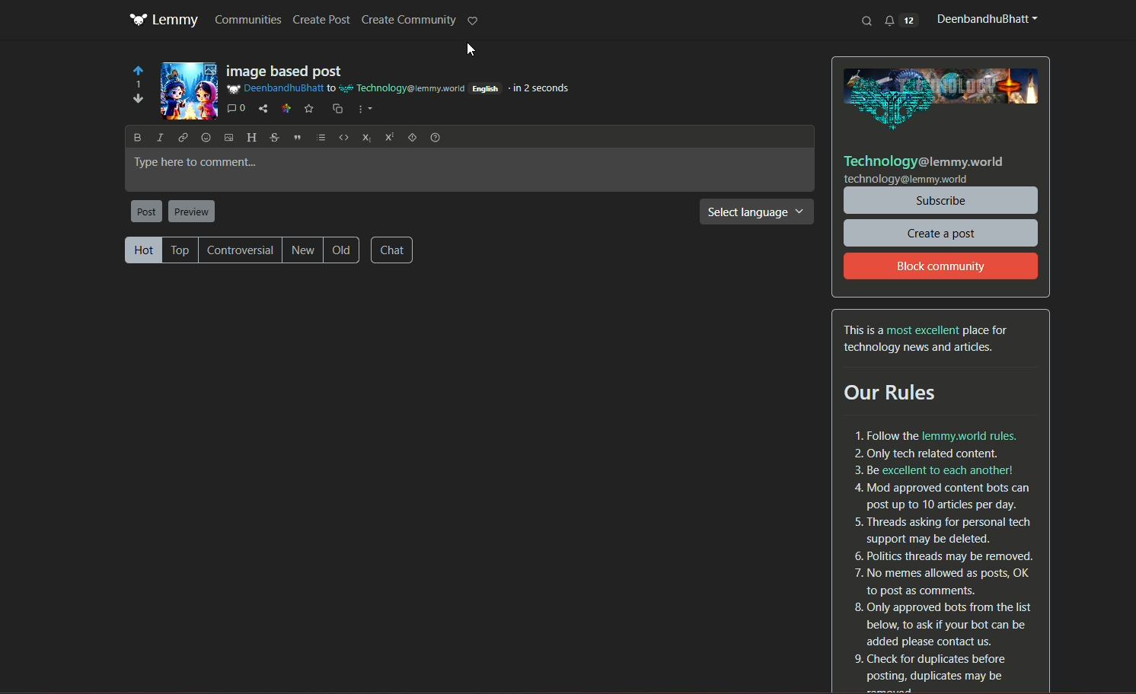 This screenshot has width=1136, height=694. Describe the element at coordinates (901, 20) in the screenshot. I see `notification` at that location.